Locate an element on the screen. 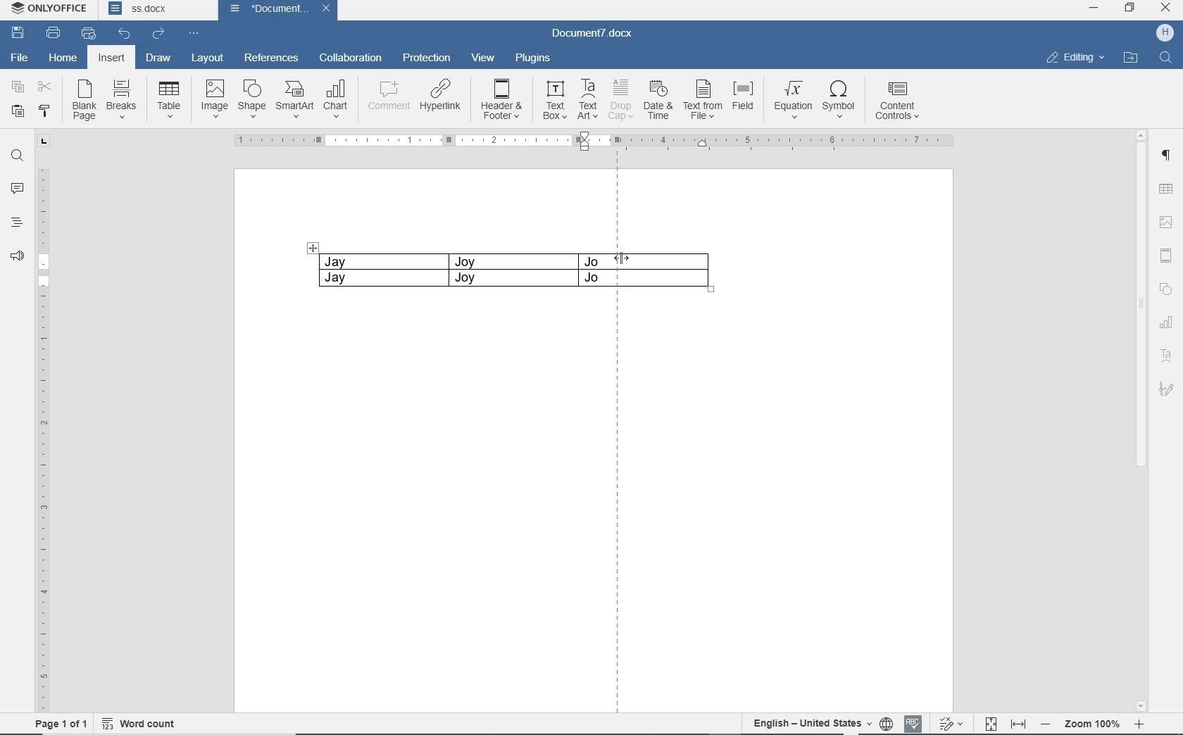 Image resolution: width=1183 pixels, height=735 pixels. BREAKS is located at coordinates (121, 96).